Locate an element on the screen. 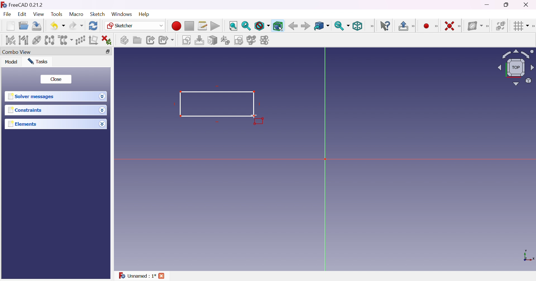  Drop down is located at coordinates (102, 110).